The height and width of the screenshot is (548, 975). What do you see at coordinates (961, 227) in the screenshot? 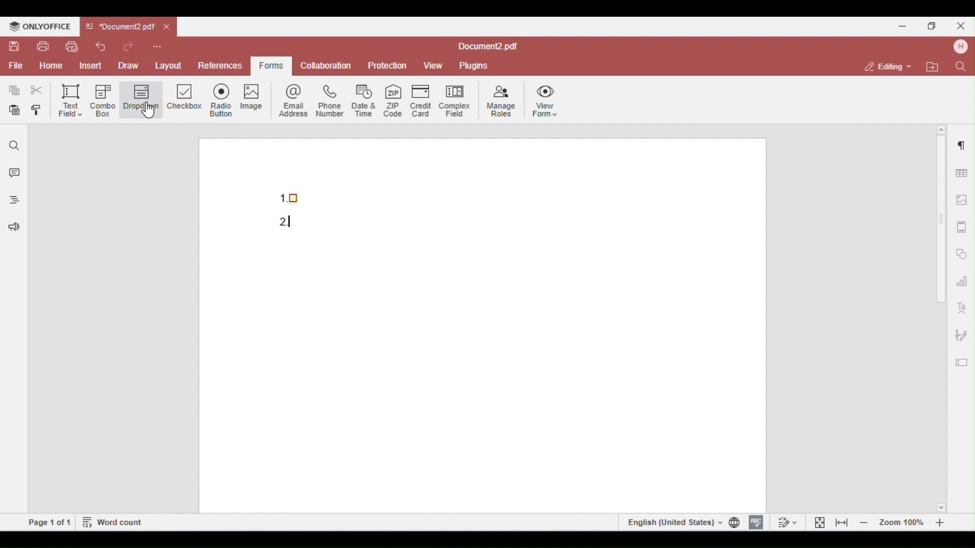
I see `header and footer settings` at bounding box center [961, 227].